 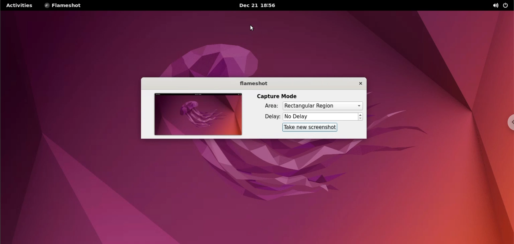 What do you see at coordinates (271, 116) in the screenshot?
I see `delay` at bounding box center [271, 116].